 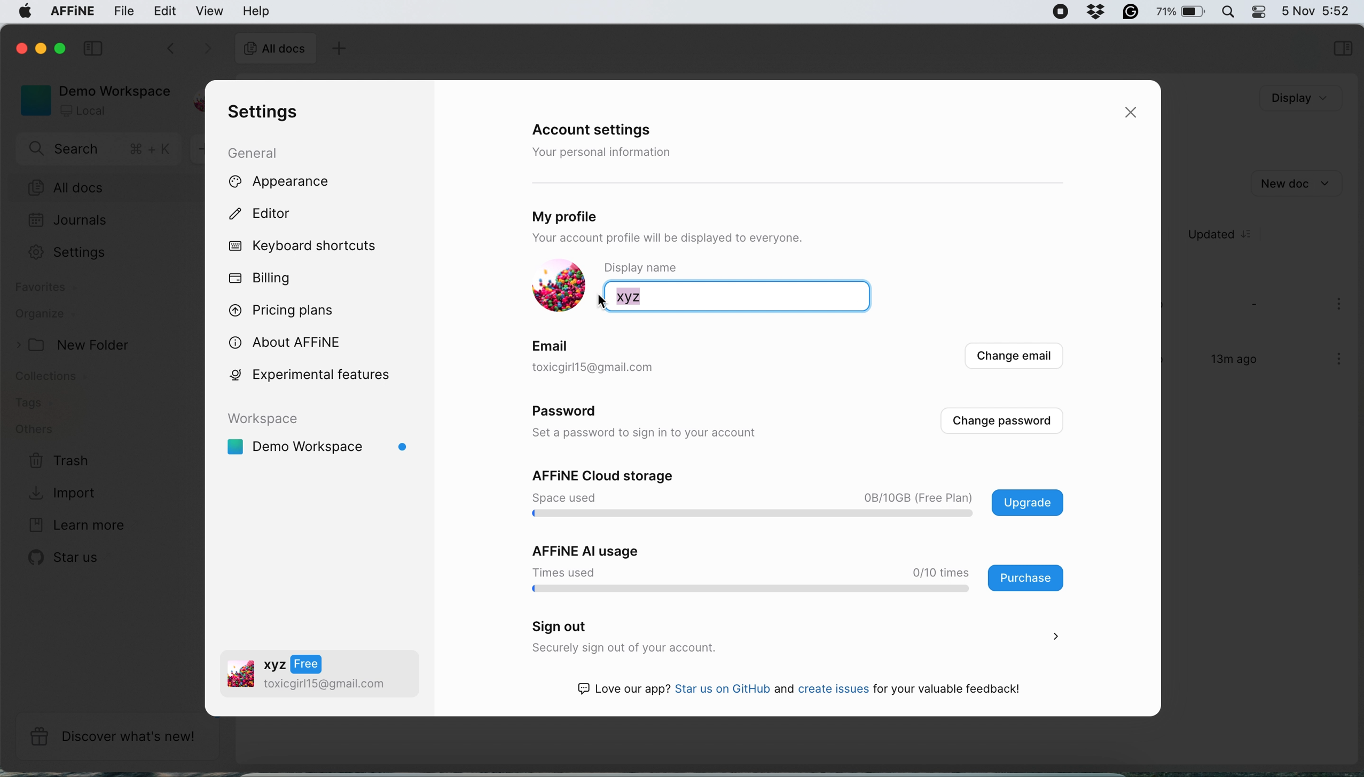 I want to click on display name, so click(x=657, y=267).